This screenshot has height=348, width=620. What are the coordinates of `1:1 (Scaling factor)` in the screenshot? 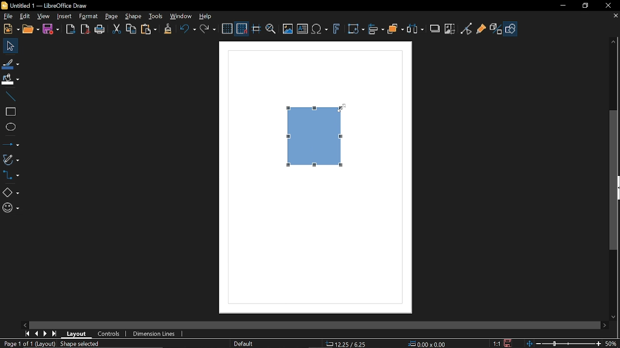 It's located at (495, 343).